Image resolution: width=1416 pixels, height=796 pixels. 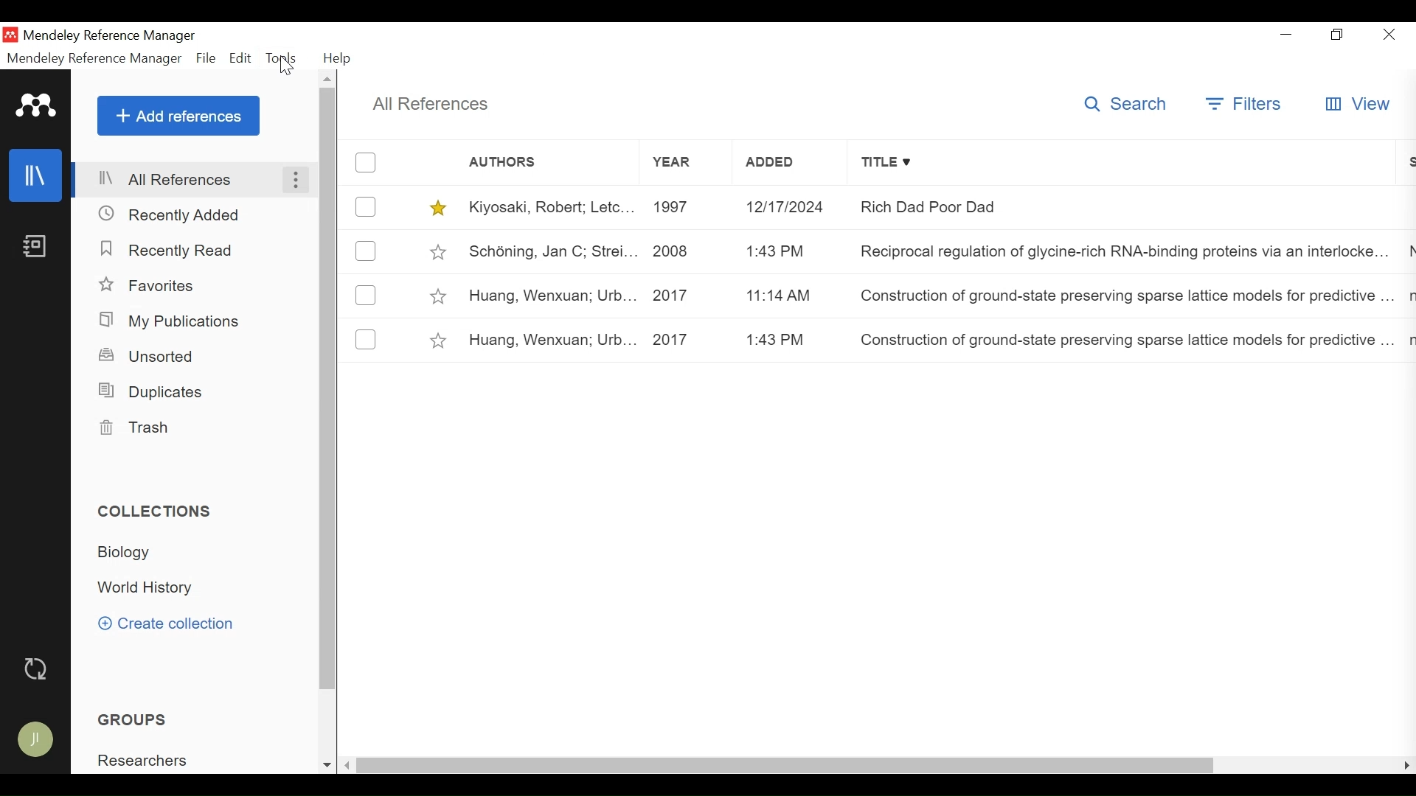 What do you see at coordinates (1118, 162) in the screenshot?
I see `Title` at bounding box center [1118, 162].